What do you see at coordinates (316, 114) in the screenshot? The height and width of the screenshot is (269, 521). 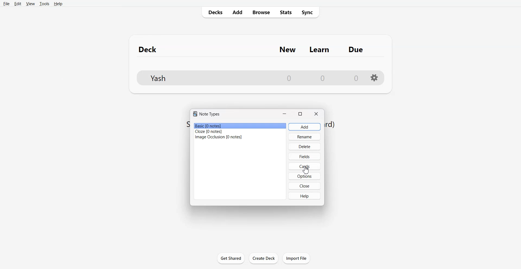 I see `Close` at bounding box center [316, 114].